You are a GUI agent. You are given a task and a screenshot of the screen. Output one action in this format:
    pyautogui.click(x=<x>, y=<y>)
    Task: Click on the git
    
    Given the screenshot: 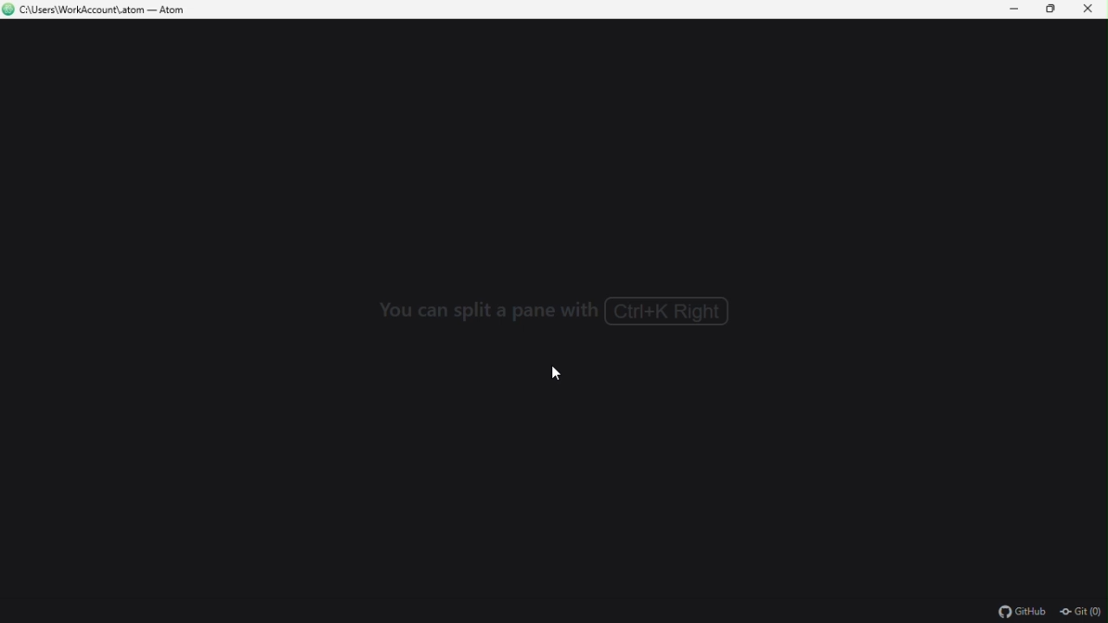 What is the action you would take?
    pyautogui.click(x=1082, y=613)
    